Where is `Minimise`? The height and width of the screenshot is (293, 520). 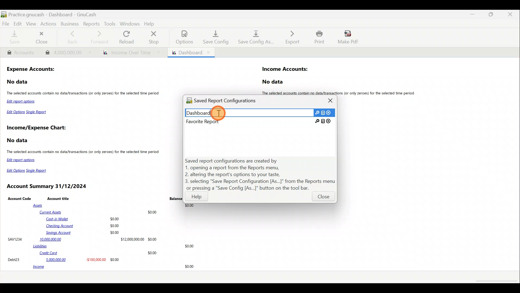 Minimise is located at coordinates (474, 14).